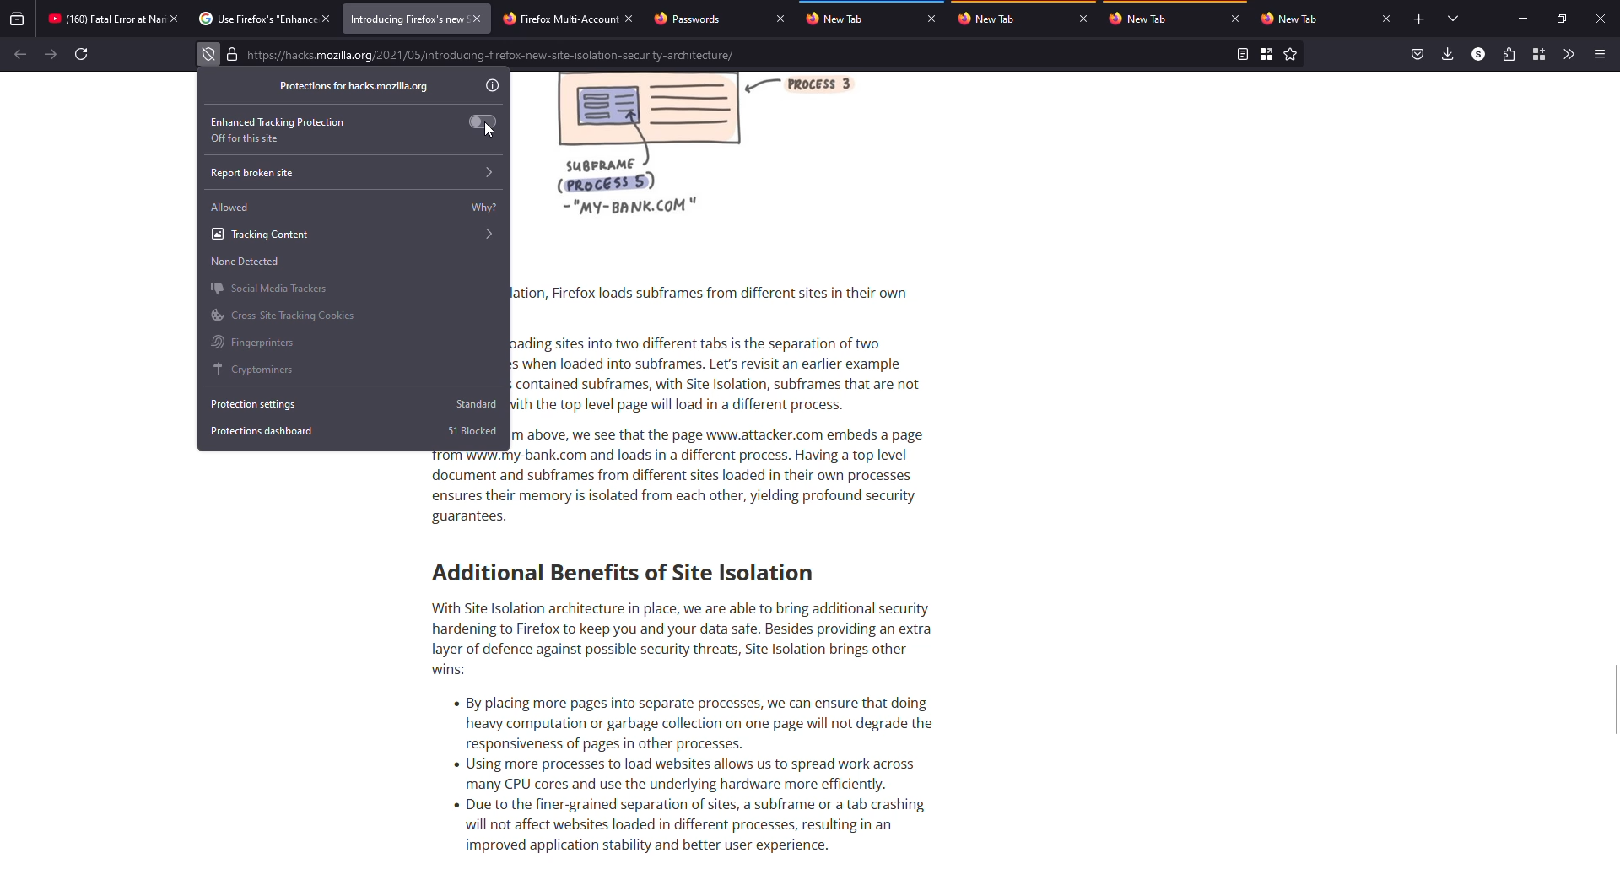  What do you see at coordinates (1293, 19) in the screenshot?
I see `tab` at bounding box center [1293, 19].